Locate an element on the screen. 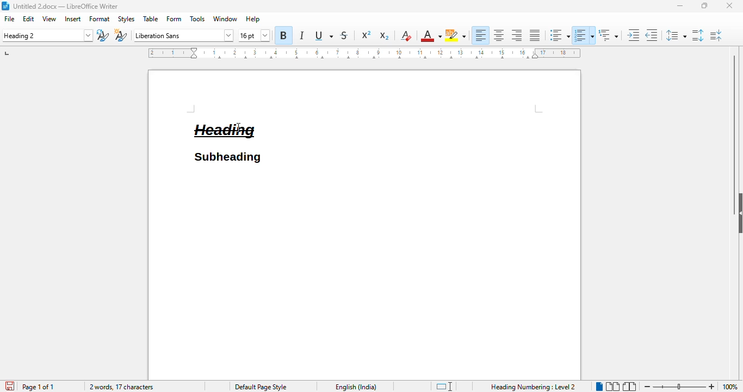  strikethrough is located at coordinates (344, 35).